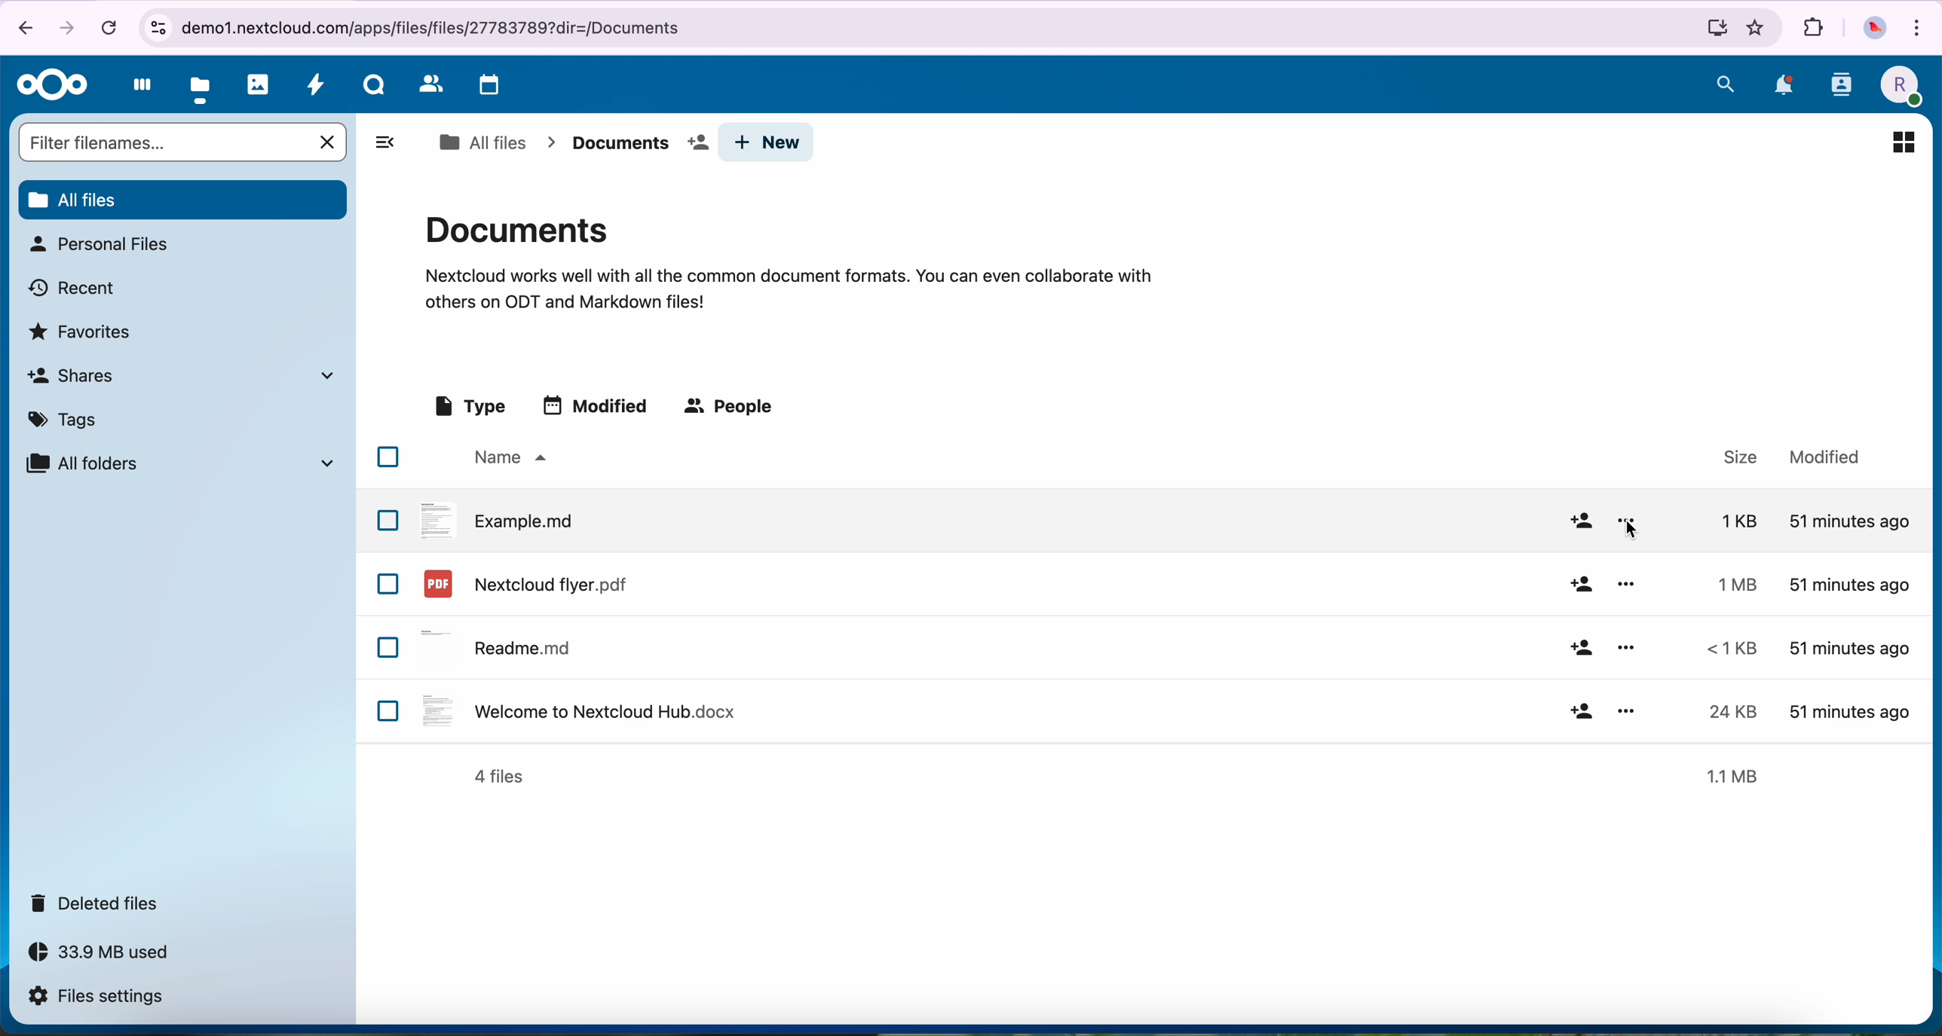 Image resolution: width=1942 pixels, height=1036 pixels. I want to click on all files, so click(482, 142).